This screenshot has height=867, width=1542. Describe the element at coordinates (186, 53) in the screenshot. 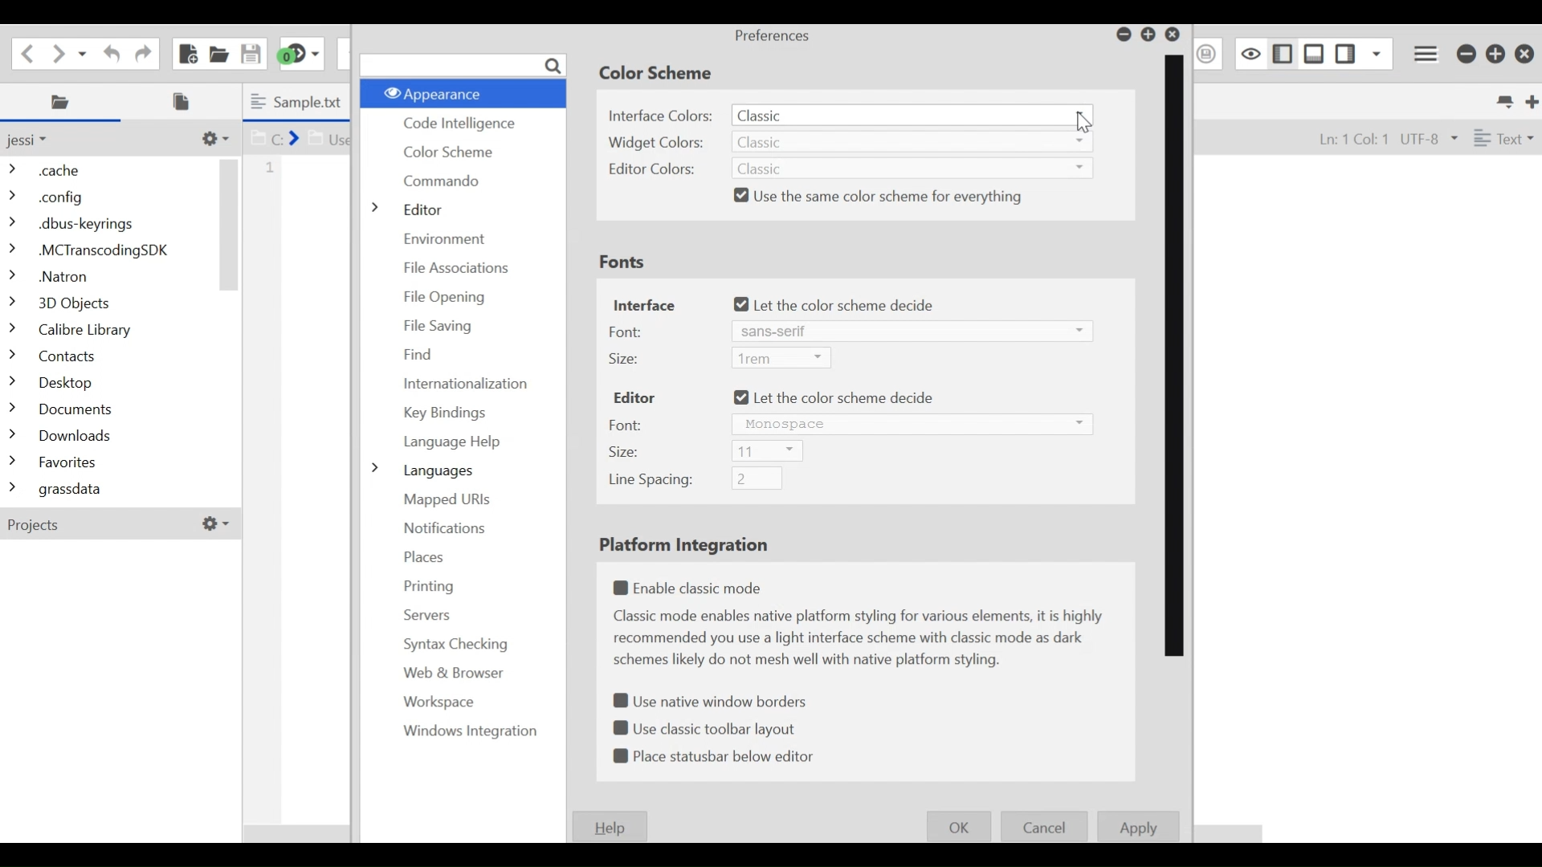

I see `New File` at that location.